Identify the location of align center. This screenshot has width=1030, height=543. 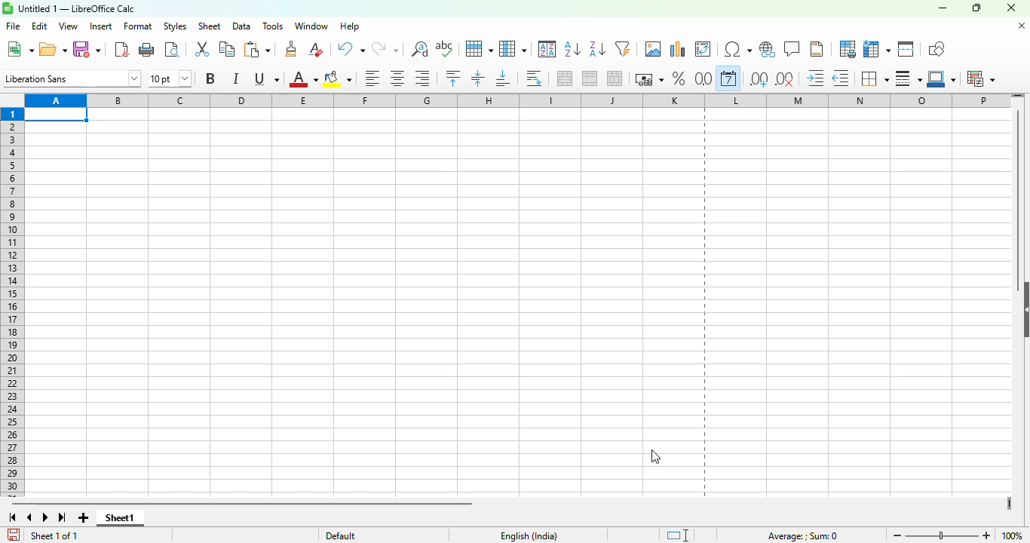
(398, 79).